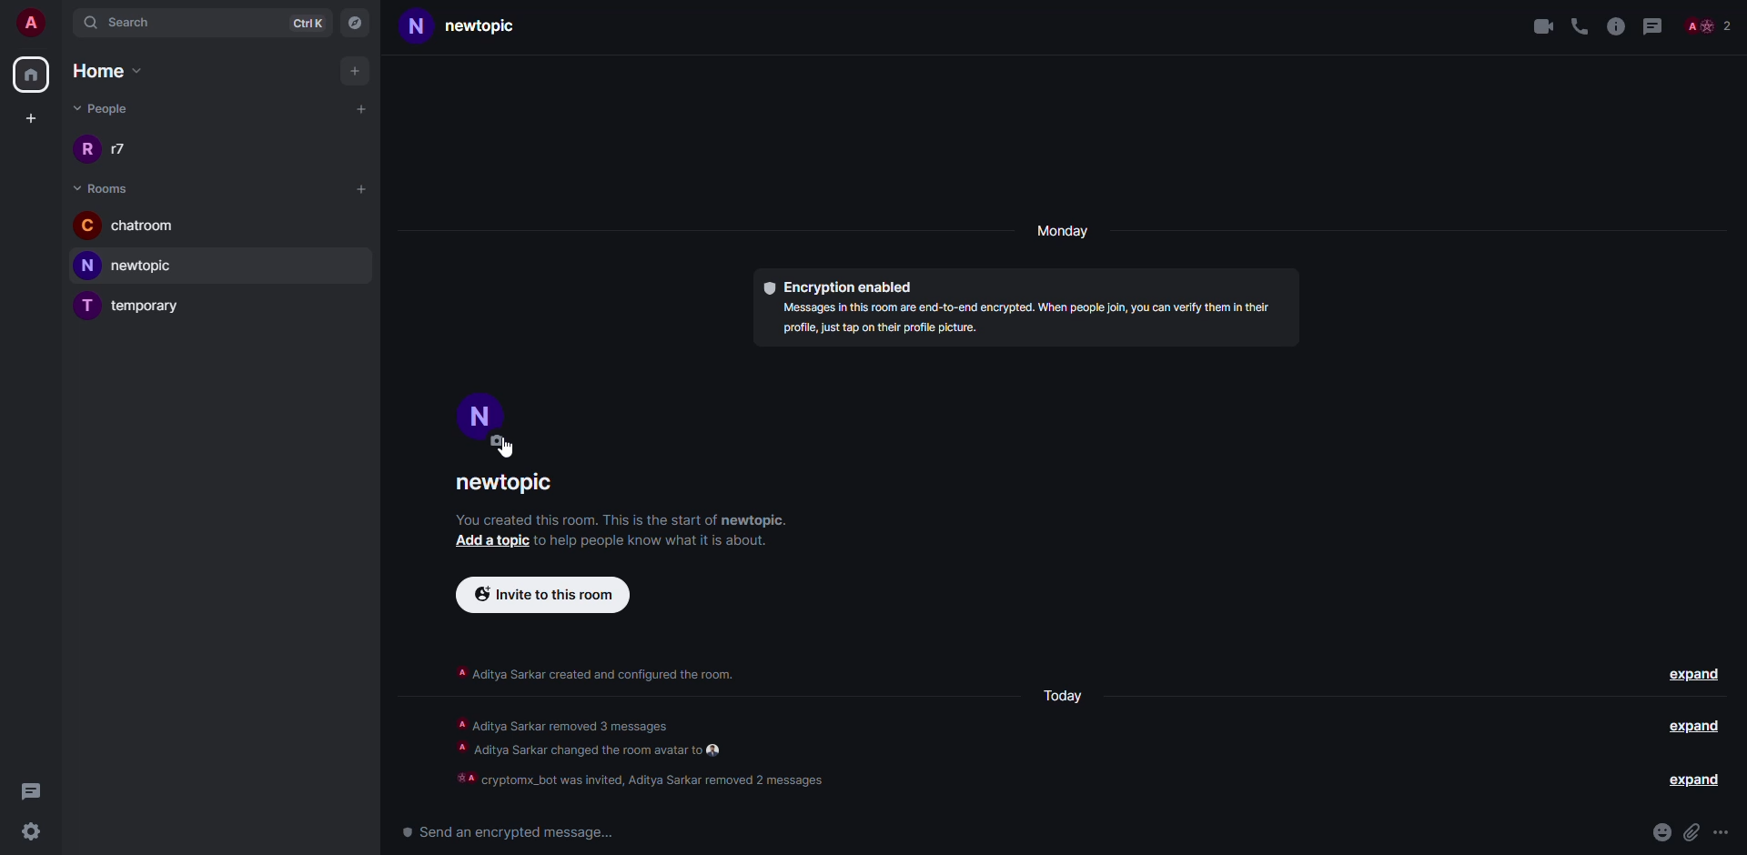 This screenshot has width=1747, height=855. What do you see at coordinates (1066, 700) in the screenshot?
I see `Monday` at bounding box center [1066, 700].